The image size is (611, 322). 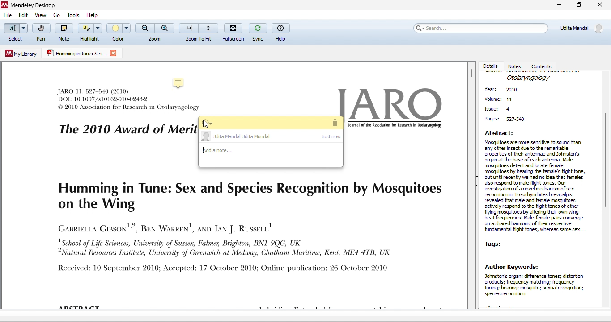 I want to click on view, so click(x=41, y=16).